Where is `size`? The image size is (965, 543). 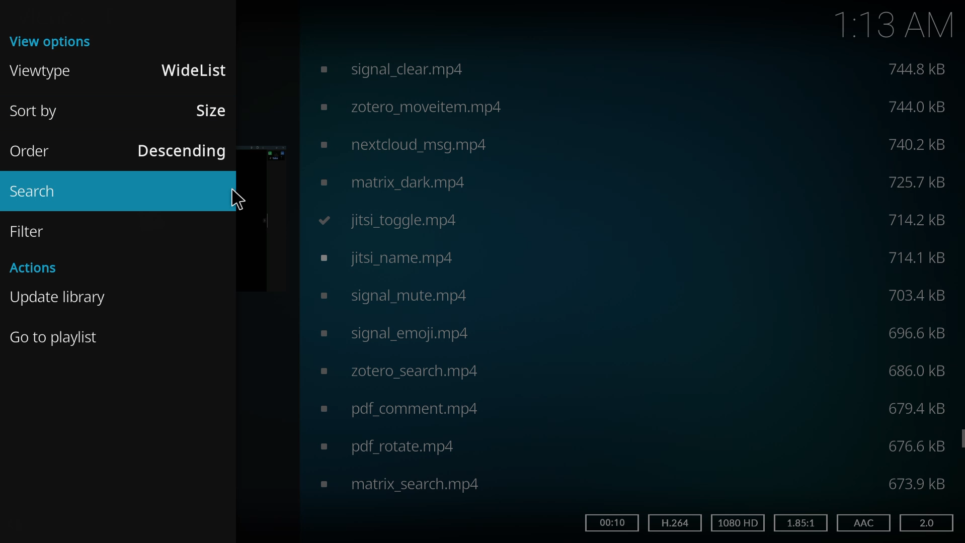
size is located at coordinates (918, 219).